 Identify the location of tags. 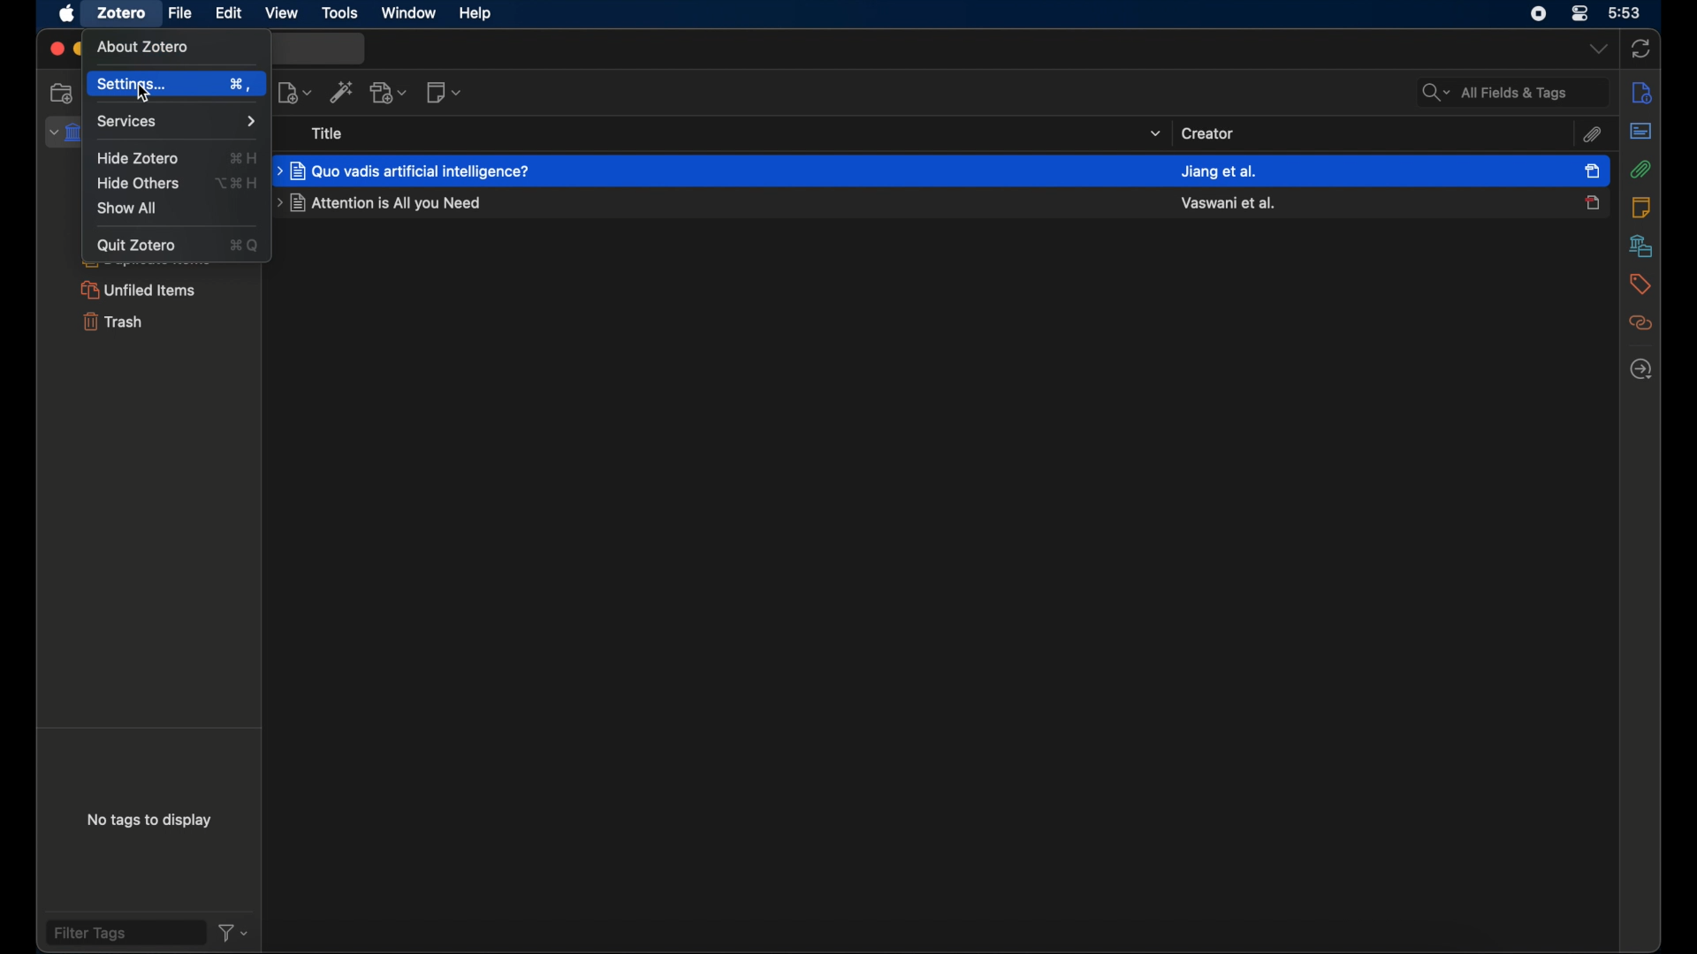
(1639, 284).